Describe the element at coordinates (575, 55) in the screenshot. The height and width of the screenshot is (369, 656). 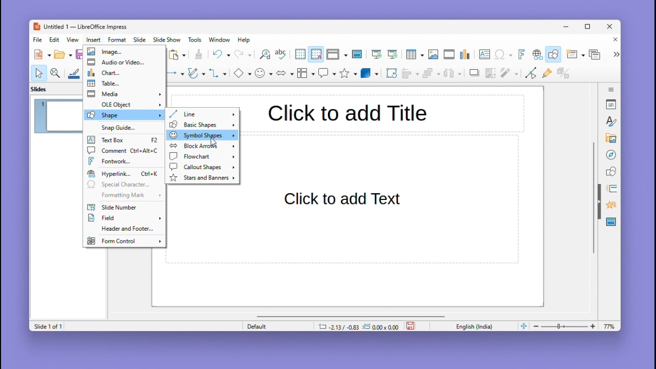
I see `New slide` at that location.